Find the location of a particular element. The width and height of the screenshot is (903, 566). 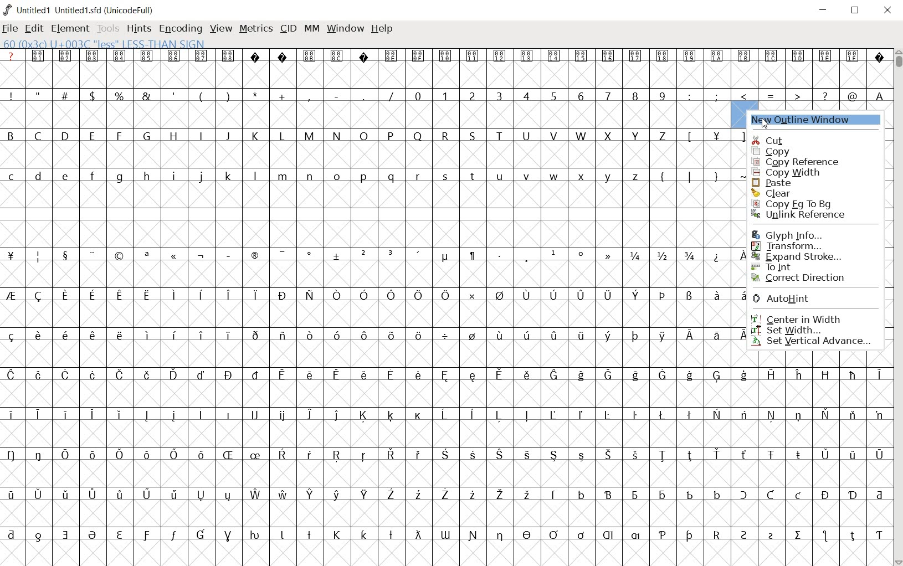

new outline window is located at coordinates (815, 120).